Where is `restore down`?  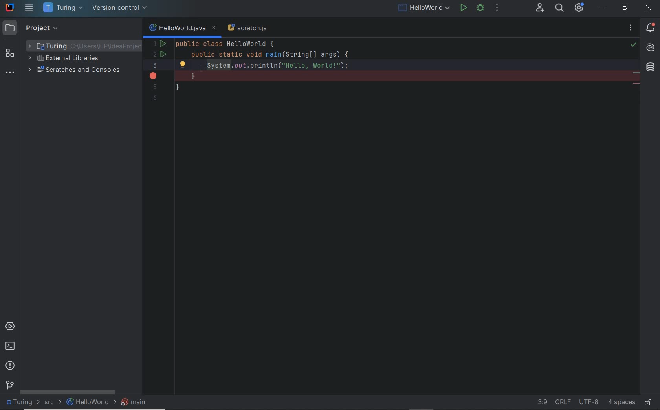 restore down is located at coordinates (624, 7).